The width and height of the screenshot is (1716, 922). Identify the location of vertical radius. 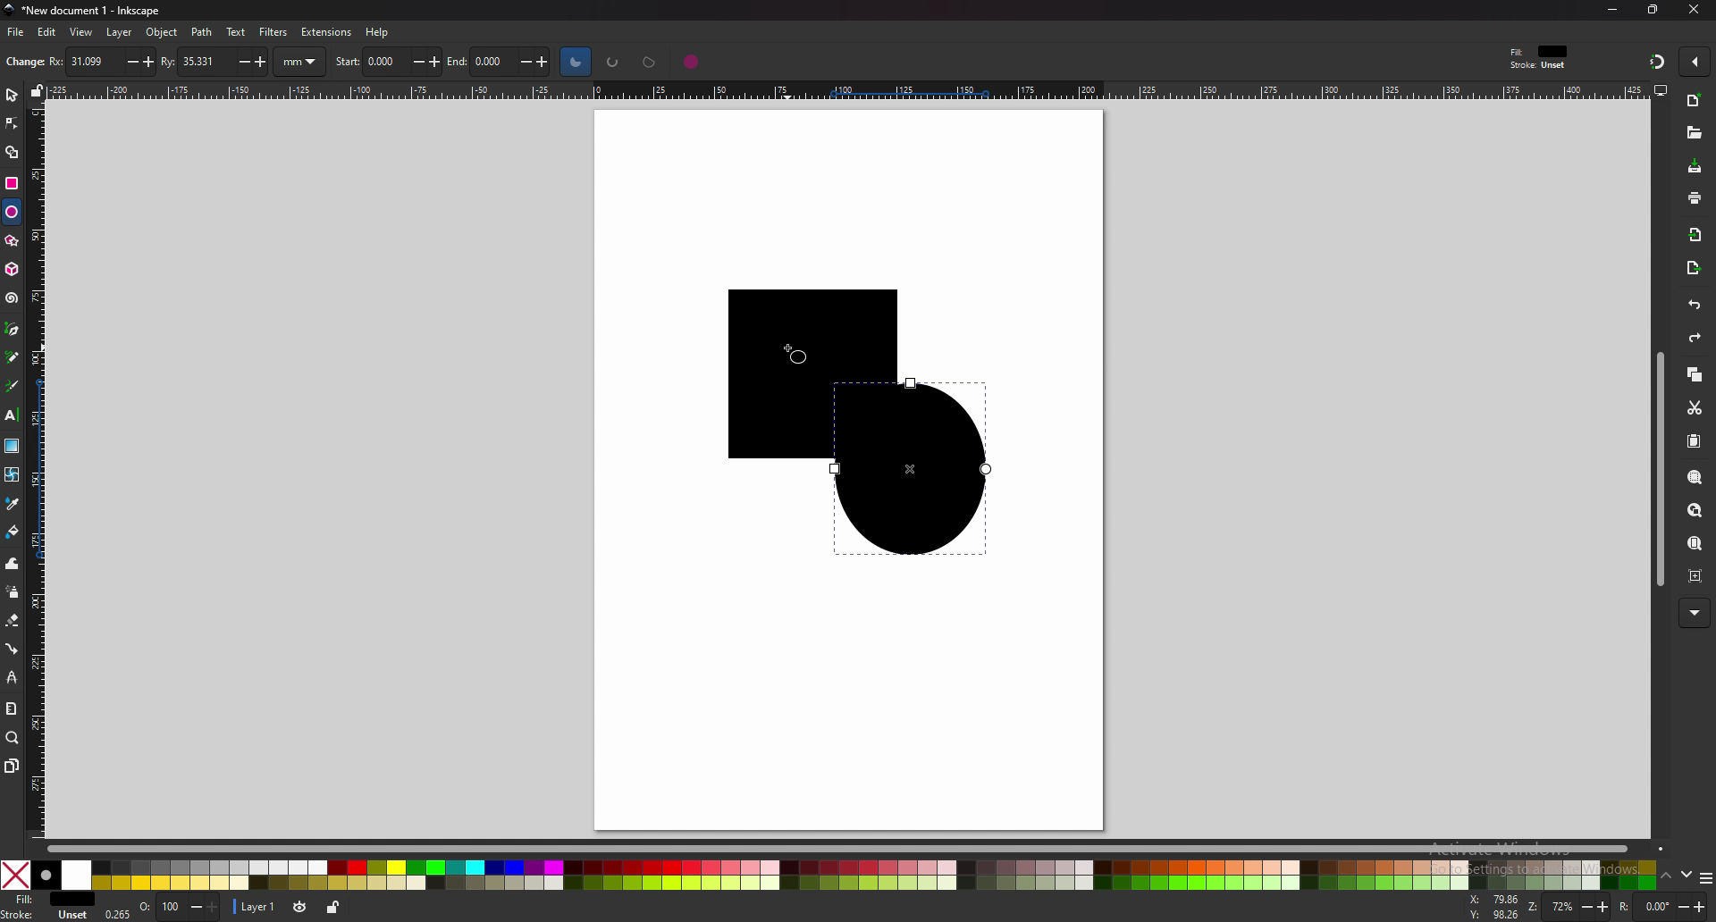
(215, 60).